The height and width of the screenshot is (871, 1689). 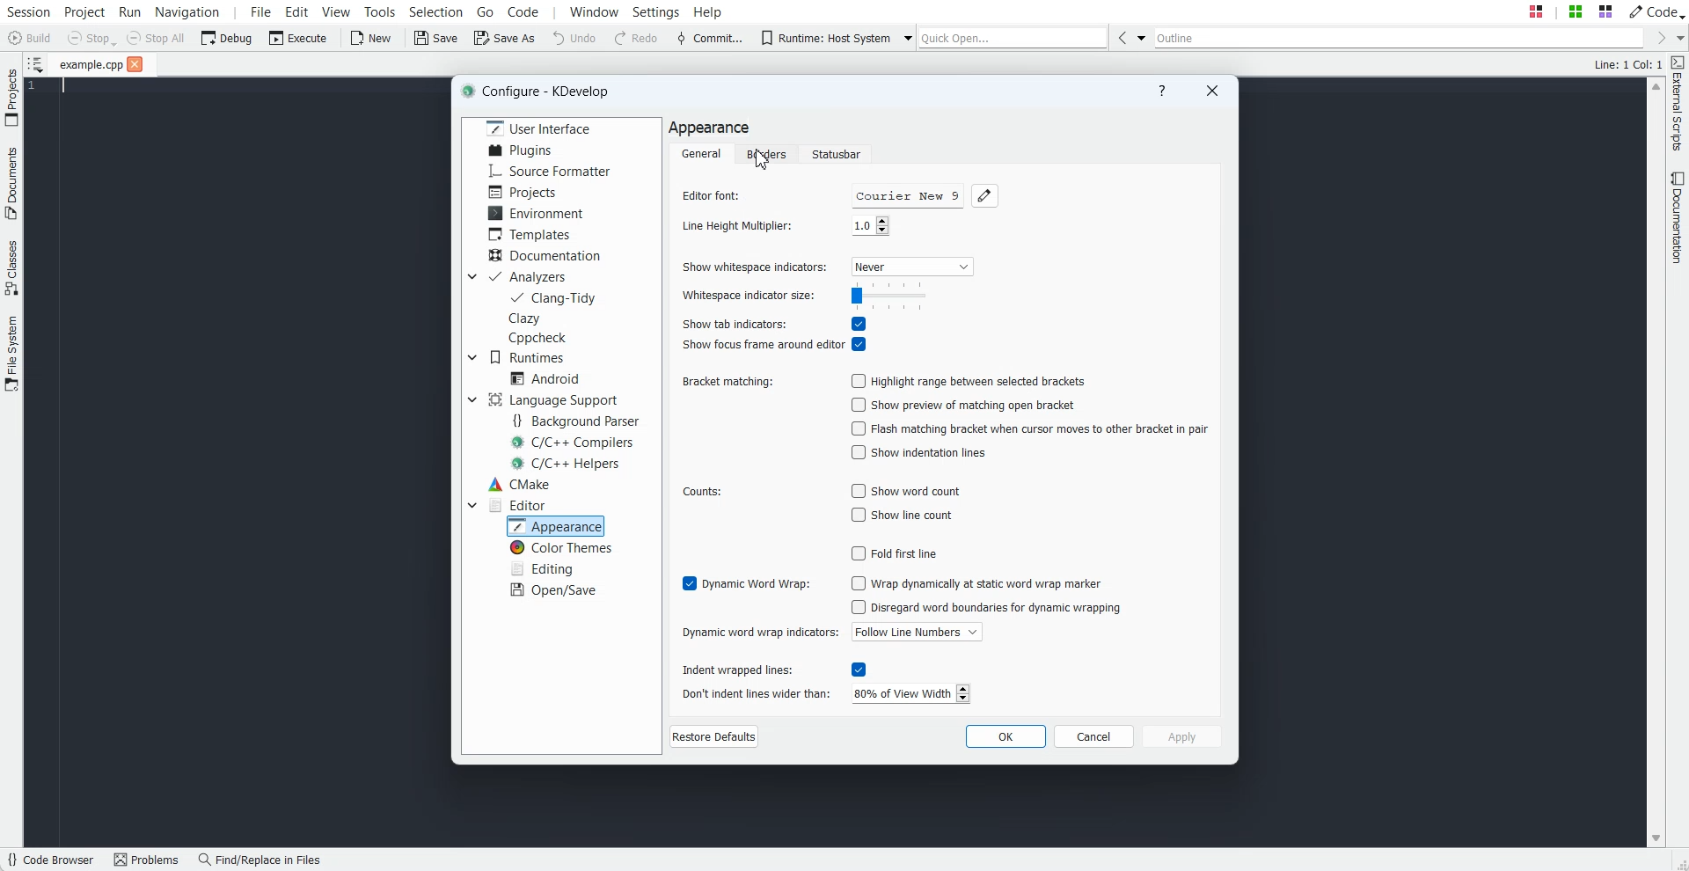 What do you see at coordinates (987, 195) in the screenshot?
I see `Choose font` at bounding box center [987, 195].